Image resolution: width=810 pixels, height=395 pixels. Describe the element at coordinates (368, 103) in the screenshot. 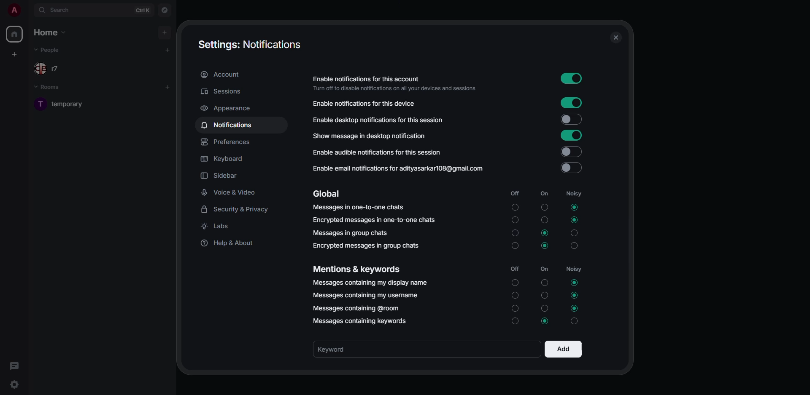

I see `enable notifications for this device` at that location.